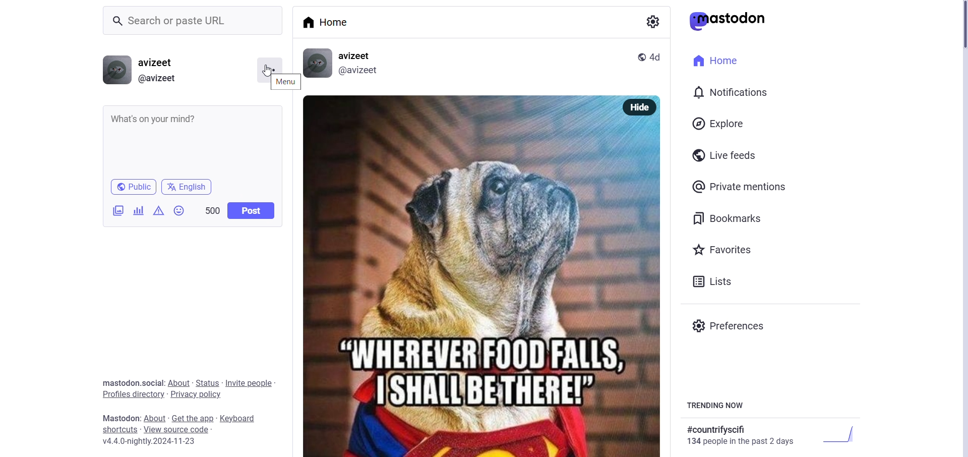  What do you see at coordinates (118, 431) in the screenshot?
I see `shortcut` at bounding box center [118, 431].